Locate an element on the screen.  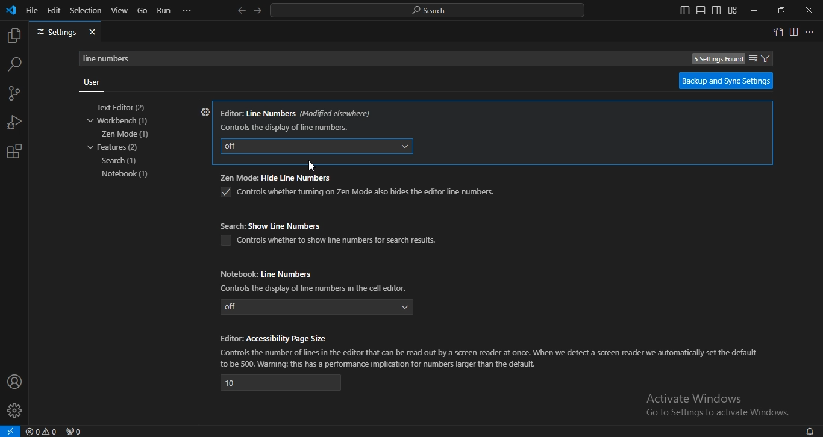
source control is located at coordinates (13, 95).